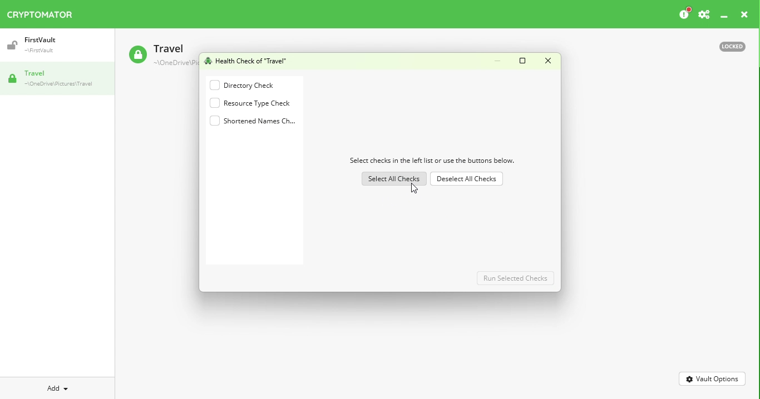  I want to click on Maximize, so click(523, 61).